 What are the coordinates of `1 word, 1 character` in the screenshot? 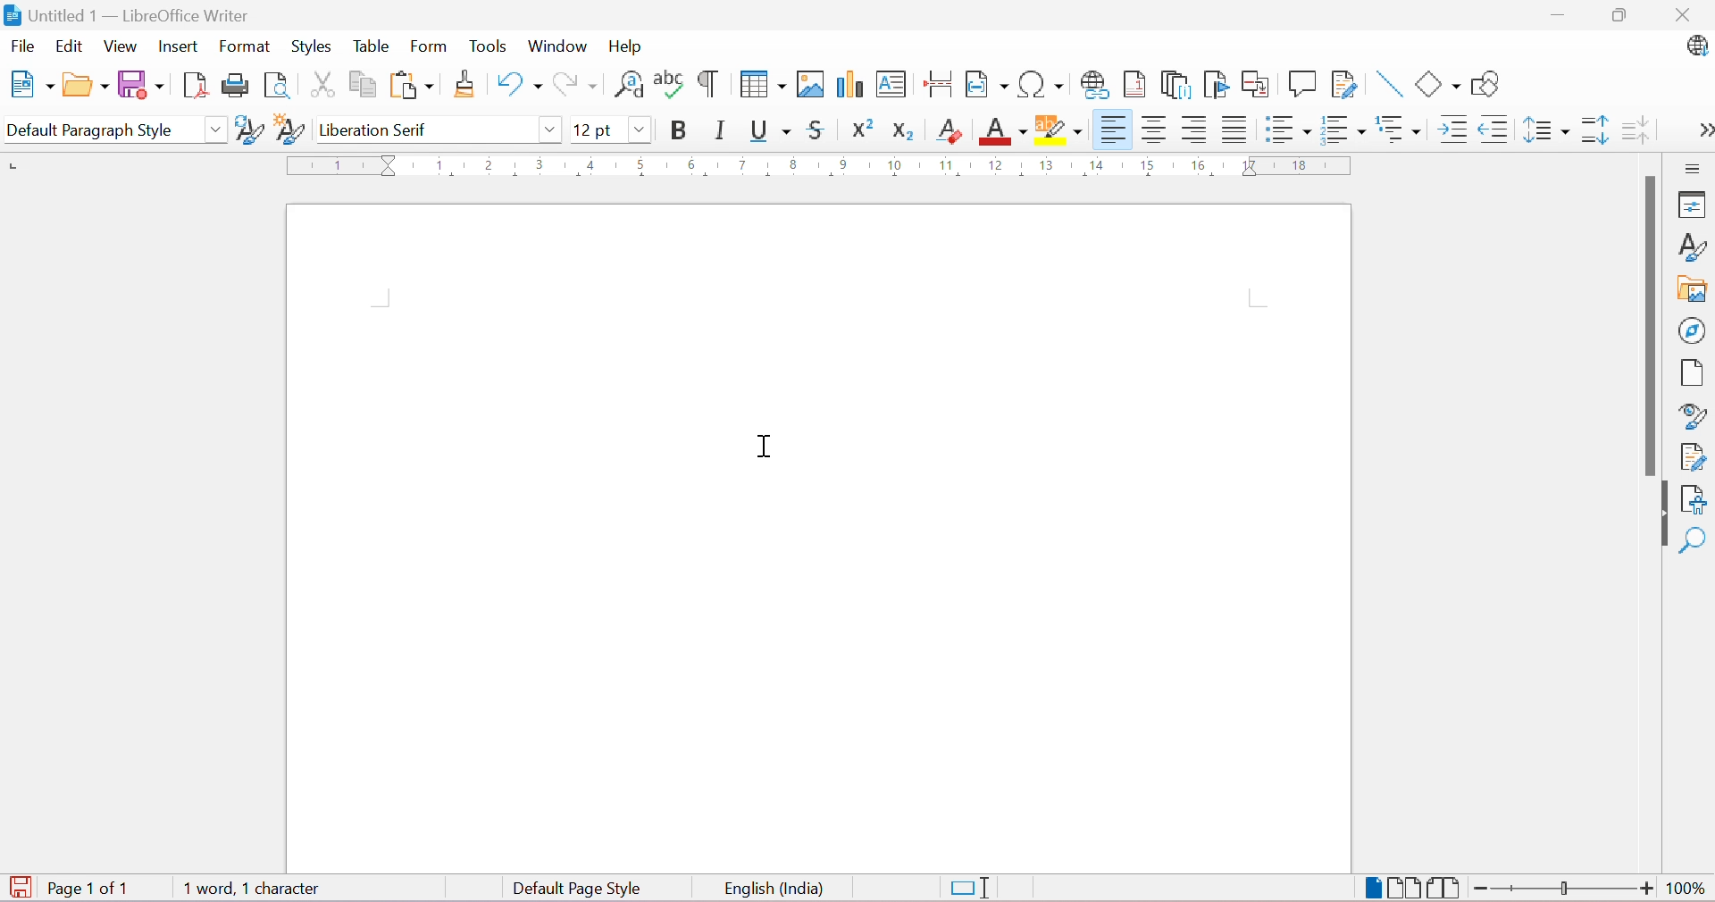 It's located at (251, 890).